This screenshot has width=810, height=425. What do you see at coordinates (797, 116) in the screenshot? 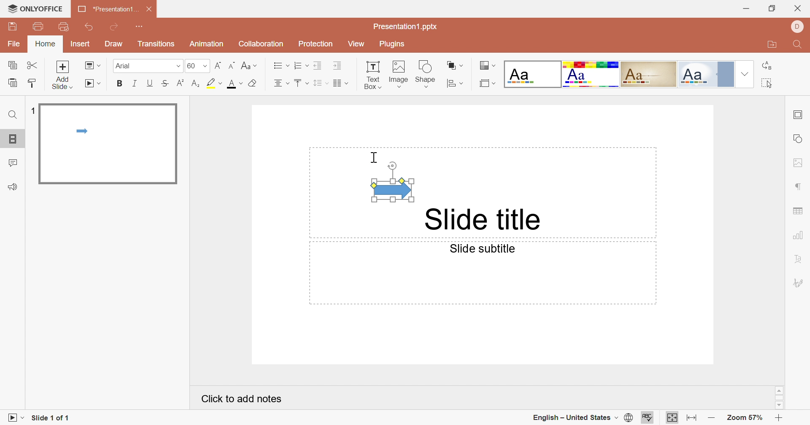
I see `Slide settings` at bounding box center [797, 116].